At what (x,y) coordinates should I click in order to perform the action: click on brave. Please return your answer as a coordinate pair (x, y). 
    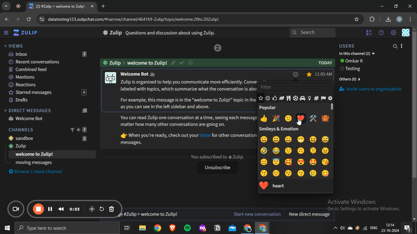
    Looking at the image, I should click on (172, 229).